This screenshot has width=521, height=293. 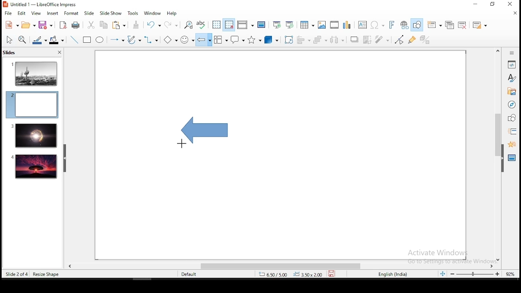 What do you see at coordinates (277, 266) in the screenshot?
I see `scroll bar` at bounding box center [277, 266].